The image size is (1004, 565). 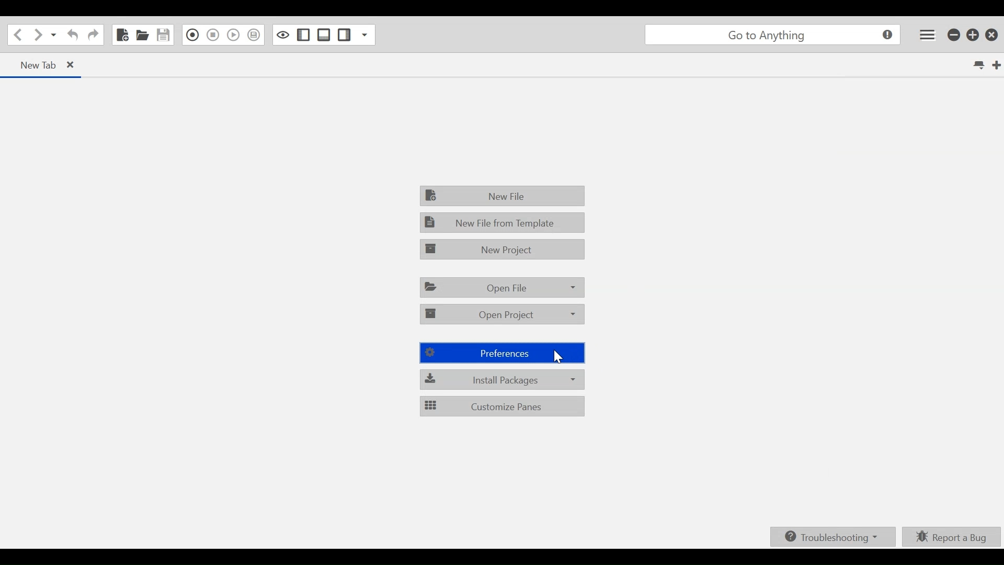 What do you see at coordinates (76, 66) in the screenshot?
I see `close` at bounding box center [76, 66].